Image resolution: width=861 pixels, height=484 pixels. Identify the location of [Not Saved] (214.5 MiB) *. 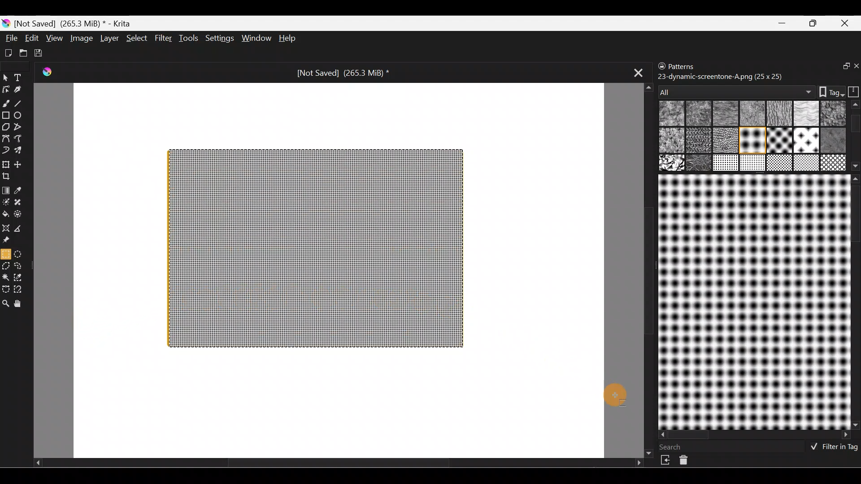
(343, 73).